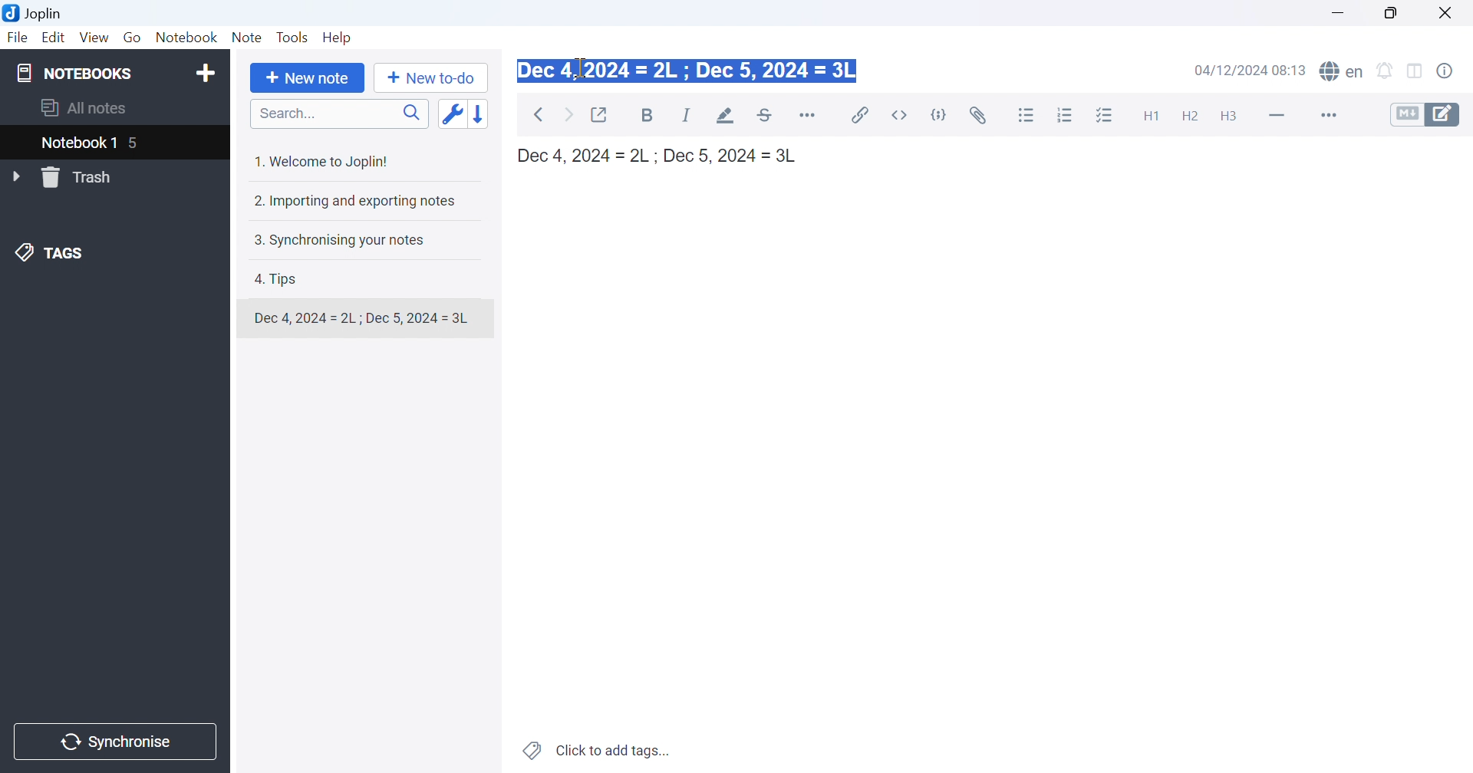 The image size is (1473, 773). What do you see at coordinates (51, 255) in the screenshot?
I see `TAGS` at bounding box center [51, 255].